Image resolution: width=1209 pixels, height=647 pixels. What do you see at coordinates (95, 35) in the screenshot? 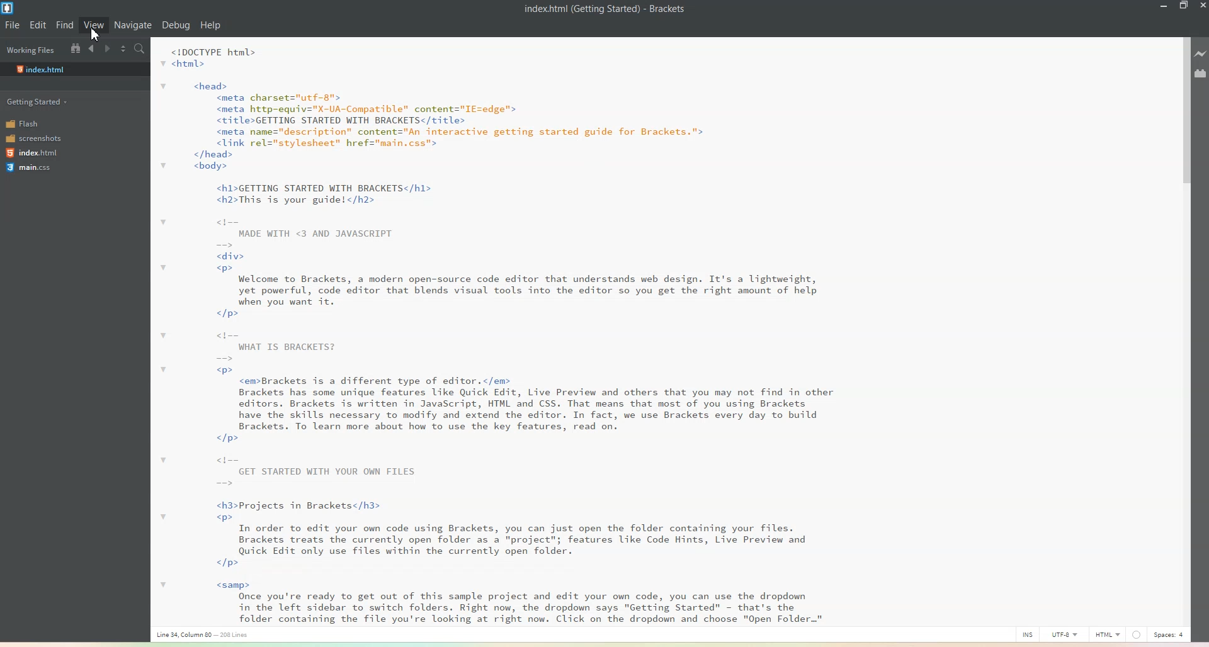
I see `cursor` at bounding box center [95, 35].